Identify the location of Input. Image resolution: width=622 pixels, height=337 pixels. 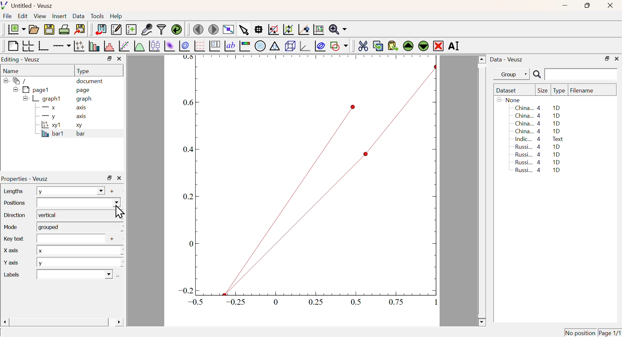
(70, 238).